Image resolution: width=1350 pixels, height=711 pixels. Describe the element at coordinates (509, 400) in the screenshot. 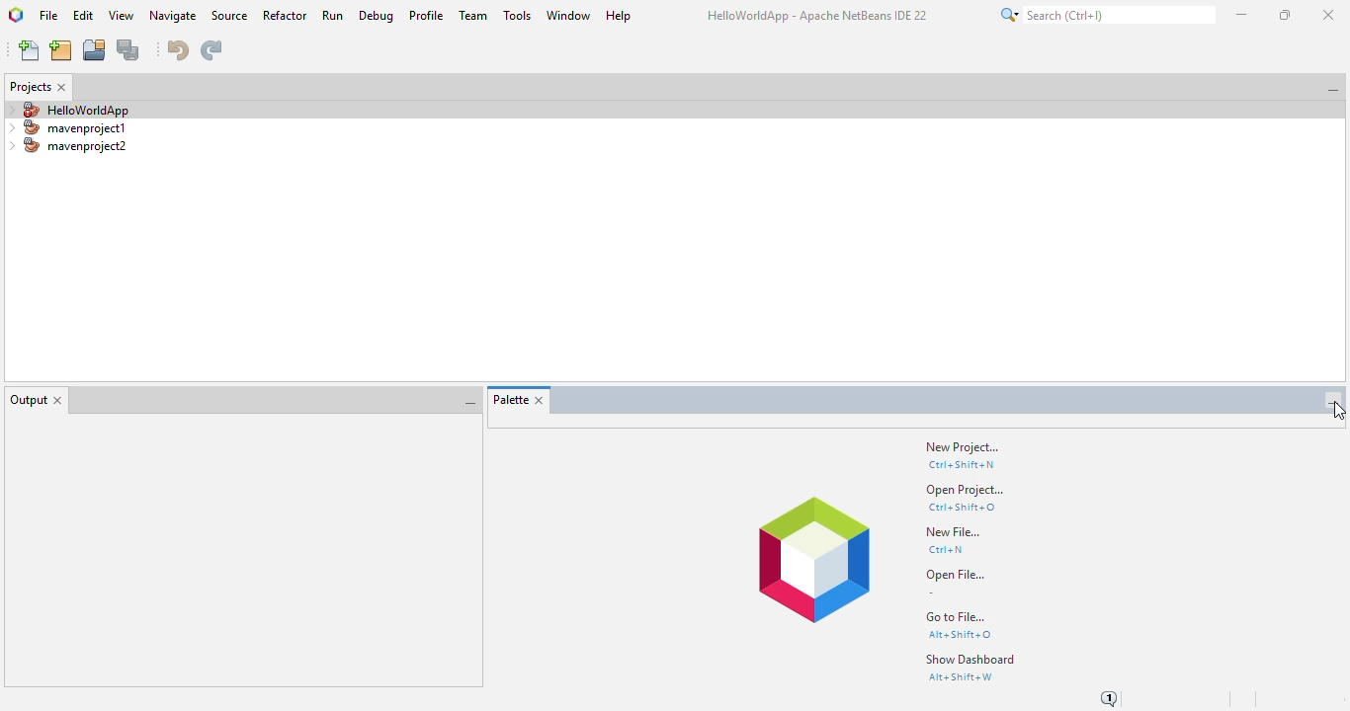

I see `palette` at that location.